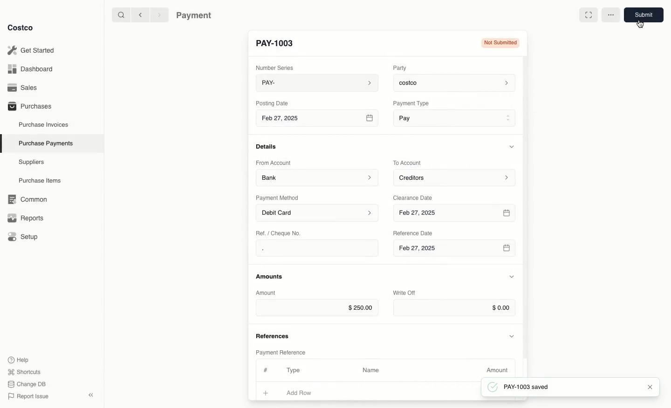 This screenshot has height=408, width=671. Describe the element at coordinates (18, 359) in the screenshot. I see `Help` at that location.